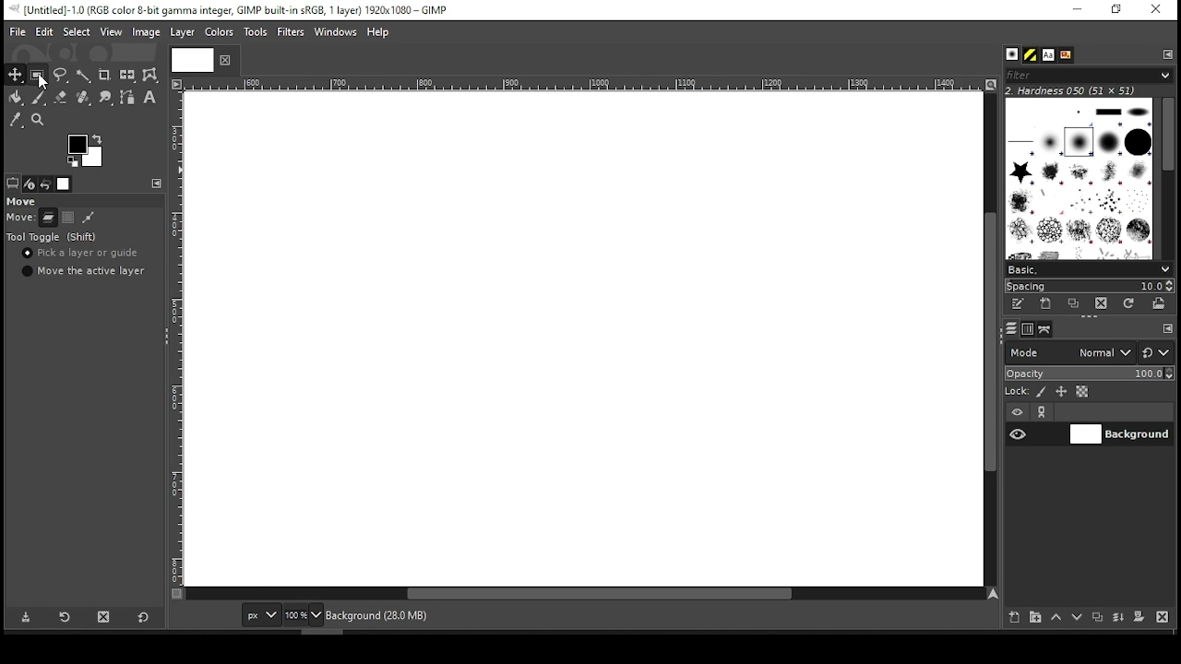 The image size is (1181, 664). I want to click on free selection tool, so click(63, 76).